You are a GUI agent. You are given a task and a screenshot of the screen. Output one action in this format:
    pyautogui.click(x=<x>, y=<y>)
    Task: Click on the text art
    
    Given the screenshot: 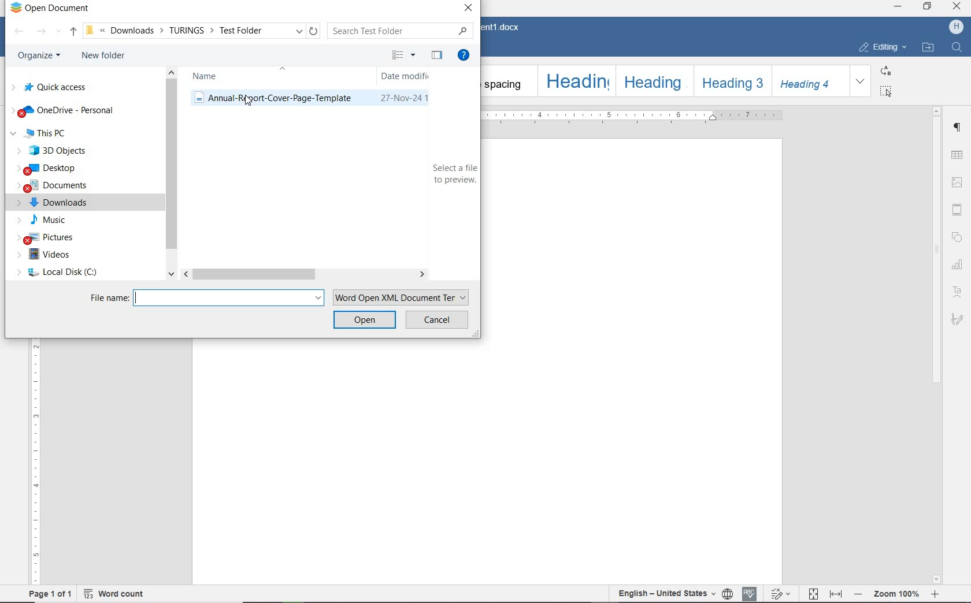 What is the action you would take?
    pyautogui.click(x=957, y=293)
    